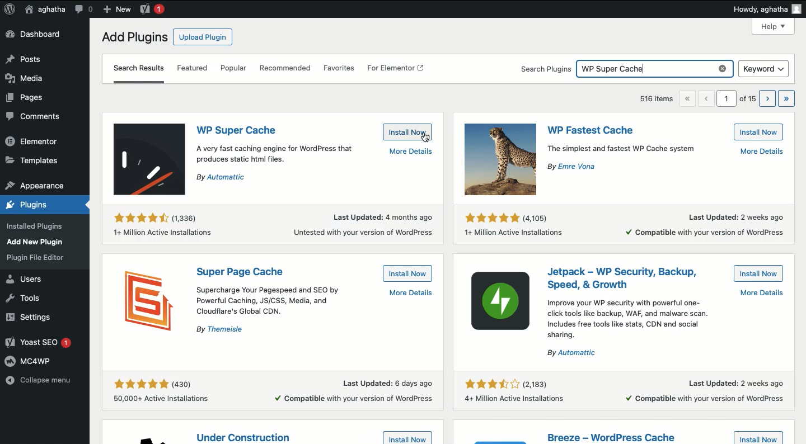 The width and height of the screenshot is (806, 444). Describe the element at coordinates (763, 8) in the screenshot. I see `Howdy aghatha` at that location.